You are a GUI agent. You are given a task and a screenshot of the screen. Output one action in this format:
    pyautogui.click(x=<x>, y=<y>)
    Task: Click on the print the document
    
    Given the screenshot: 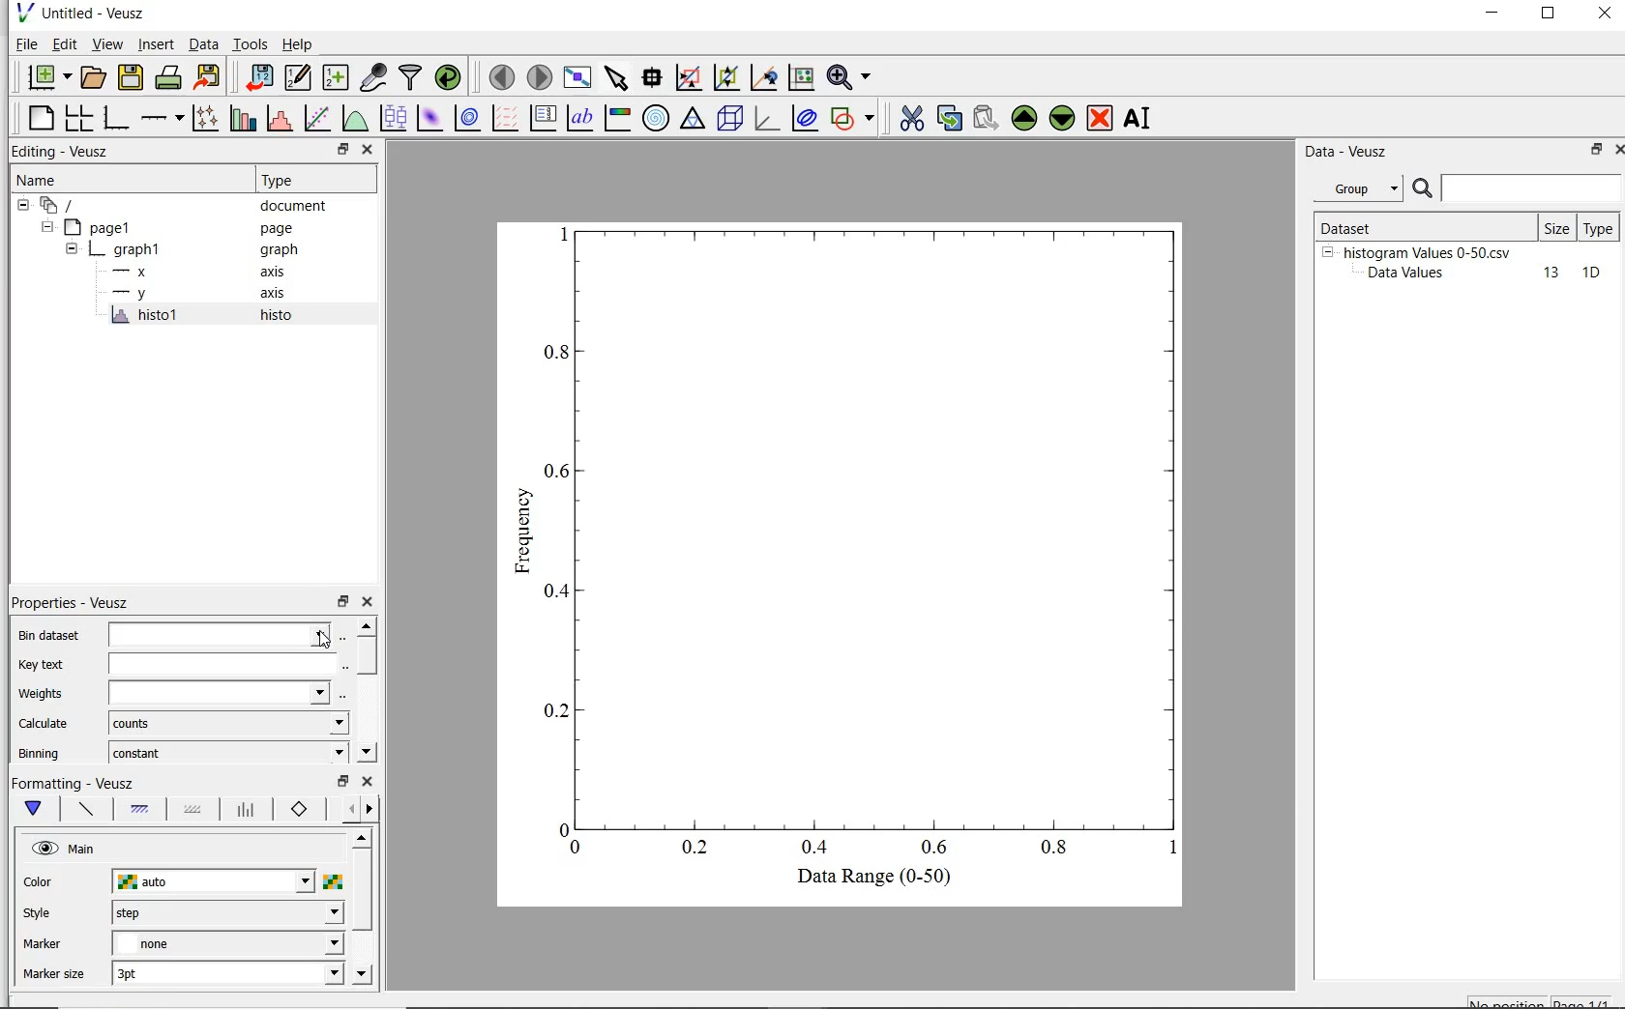 What is the action you would take?
    pyautogui.click(x=169, y=75)
    